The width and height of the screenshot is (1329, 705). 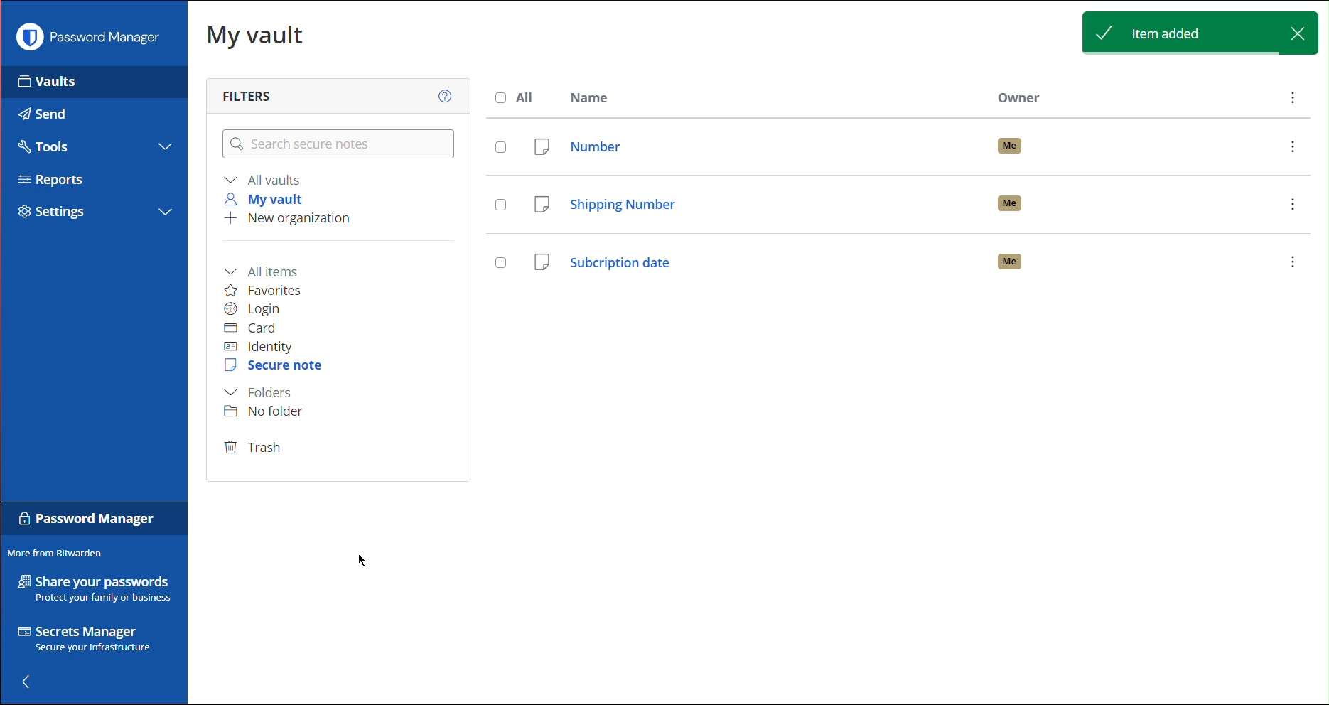 I want to click on Settings, so click(x=52, y=213).